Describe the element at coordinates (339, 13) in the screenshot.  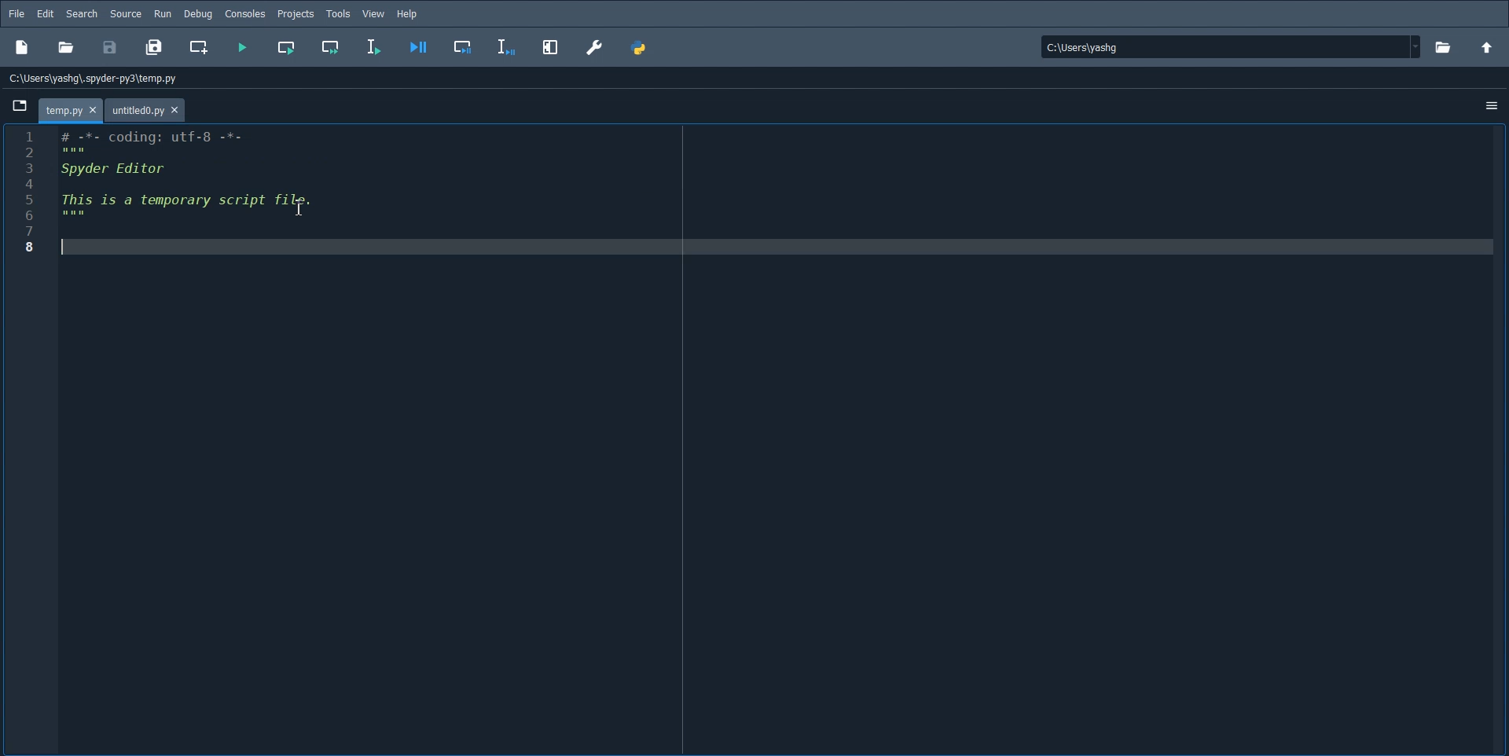
I see `Tools` at that location.